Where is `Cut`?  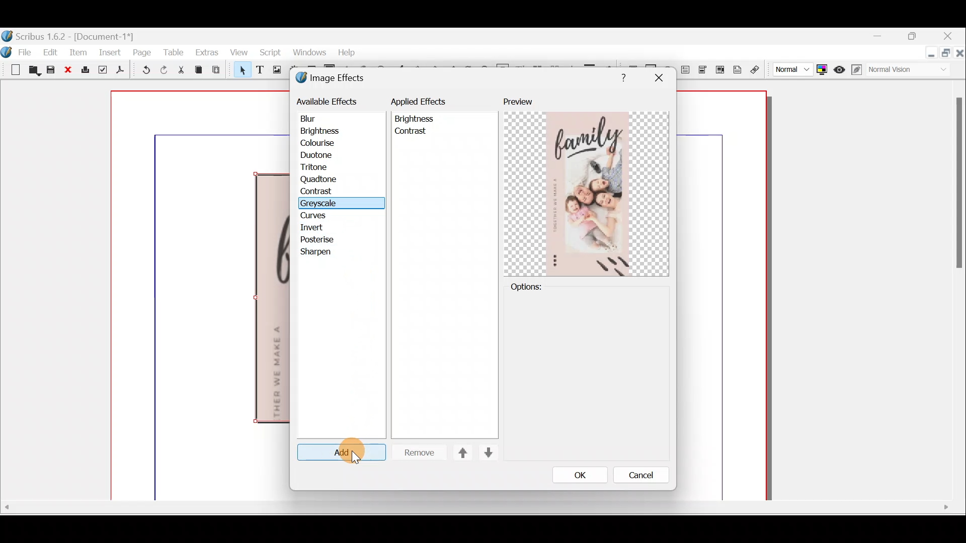
Cut is located at coordinates (182, 70).